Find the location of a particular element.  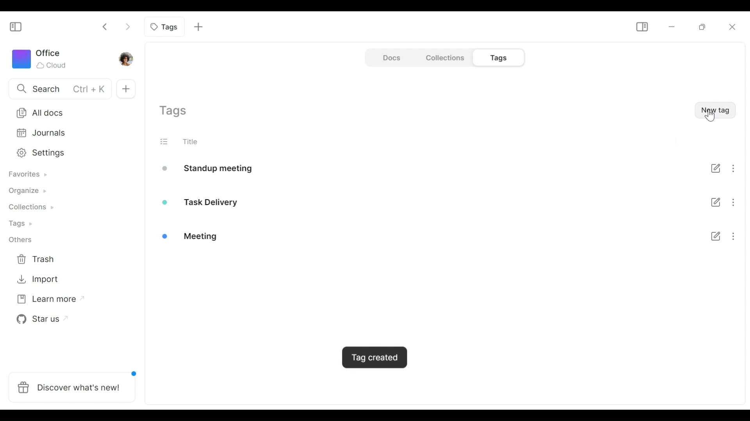

Checklist is located at coordinates (711, 204).